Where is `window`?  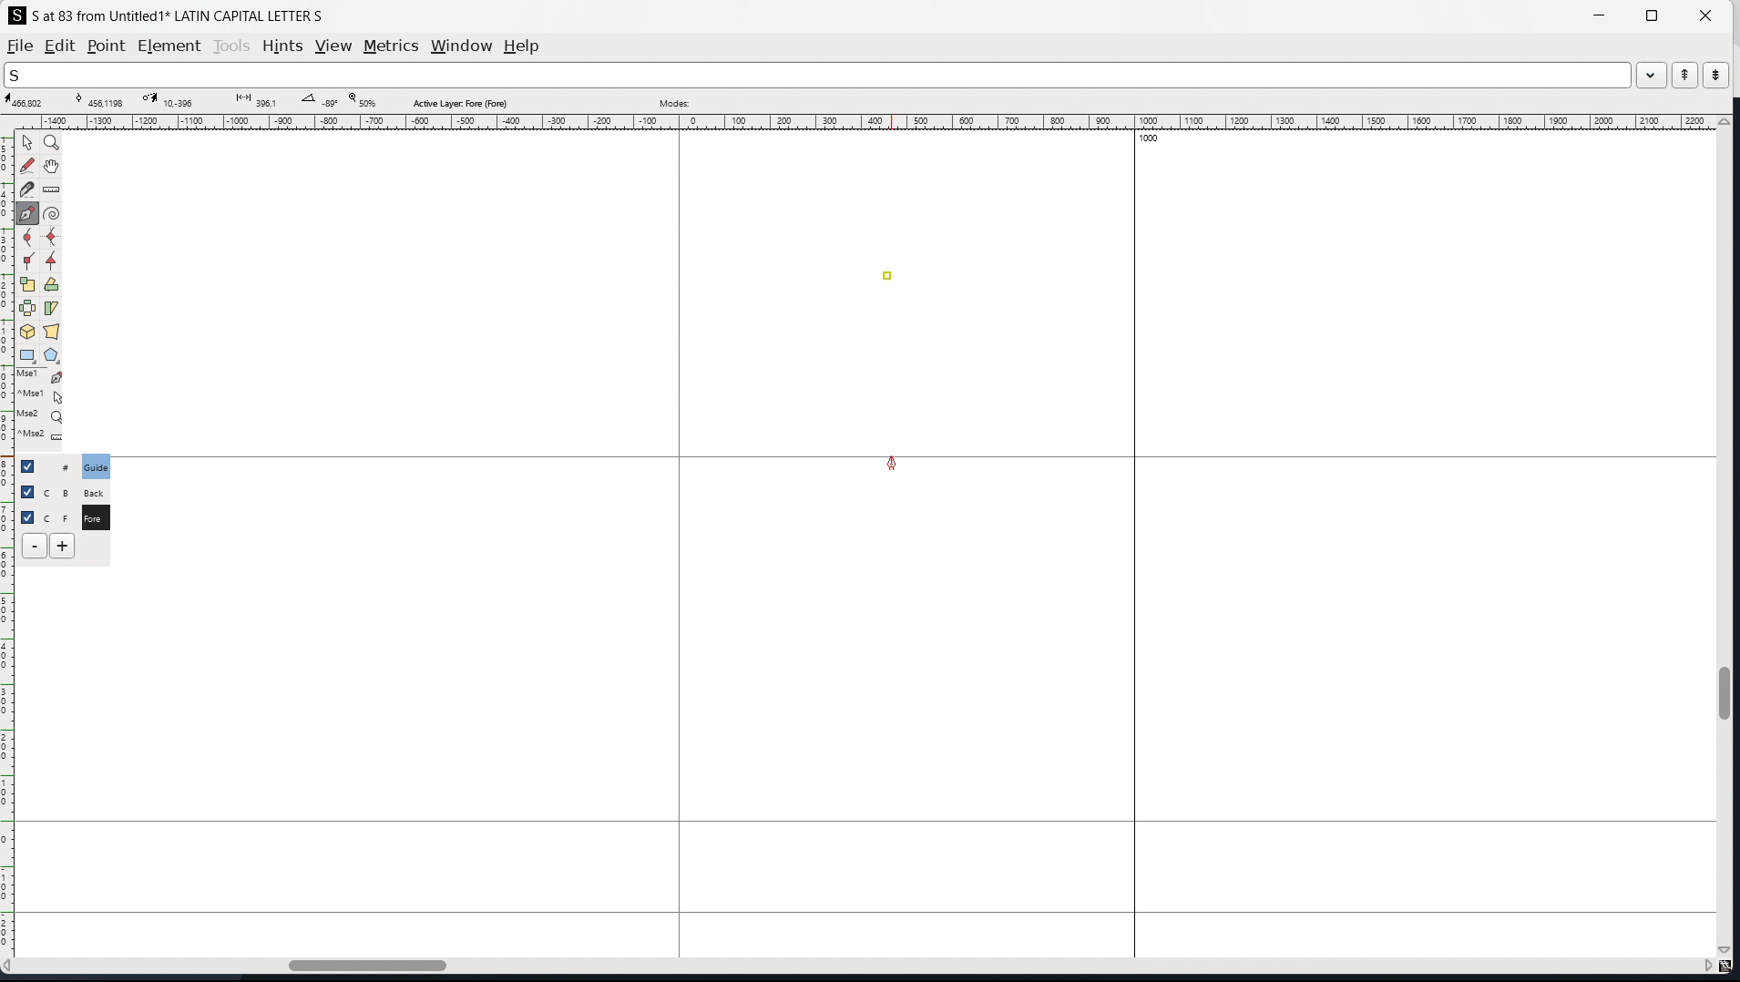
window is located at coordinates (461, 46).